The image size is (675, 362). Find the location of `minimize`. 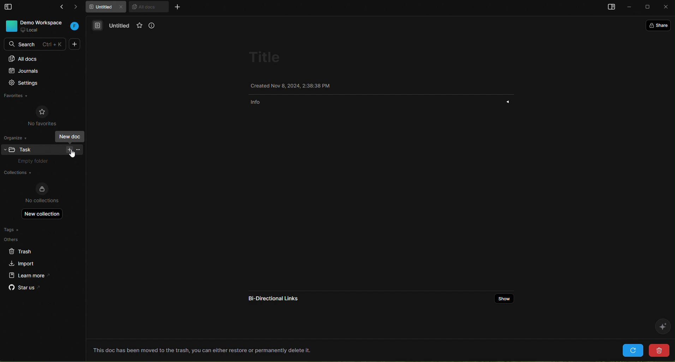

minimize is located at coordinates (630, 7).